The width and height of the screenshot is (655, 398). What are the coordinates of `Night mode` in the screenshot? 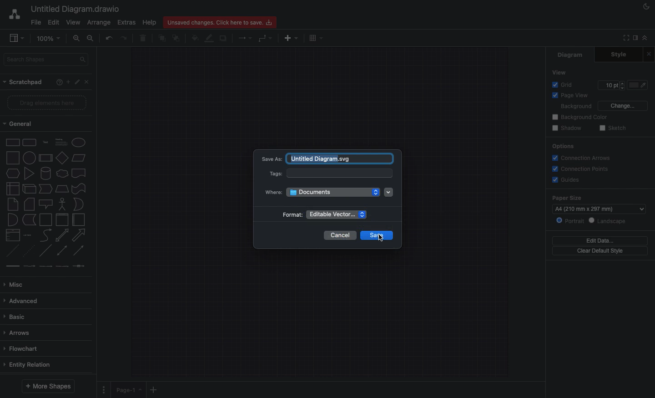 It's located at (646, 6).